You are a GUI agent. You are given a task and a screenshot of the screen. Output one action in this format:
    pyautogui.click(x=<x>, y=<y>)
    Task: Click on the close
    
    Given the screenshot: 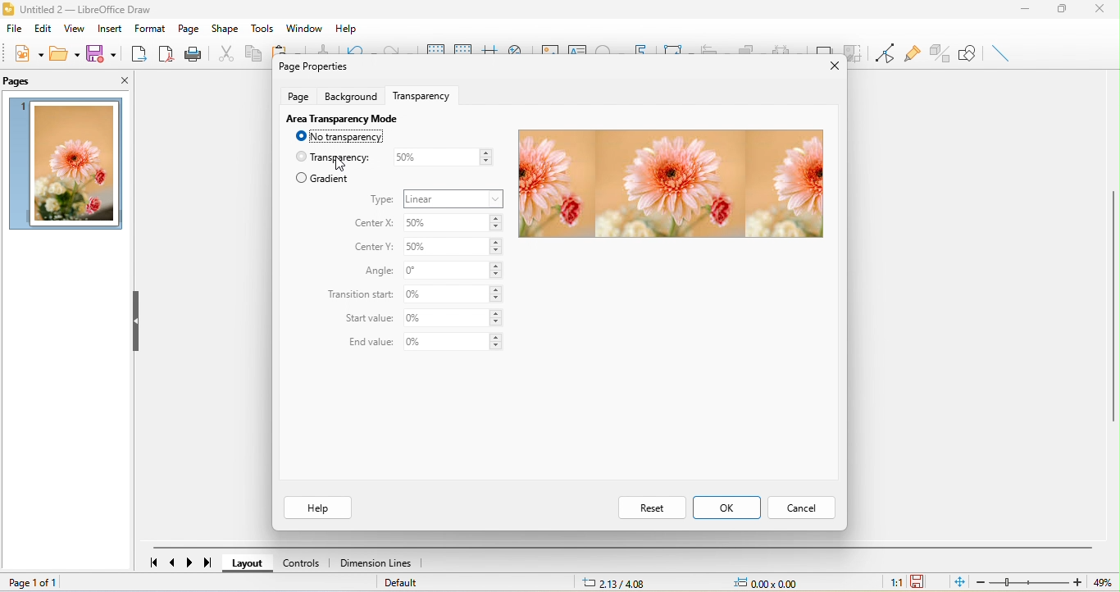 What is the action you would take?
    pyautogui.click(x=1104, y=11)
    